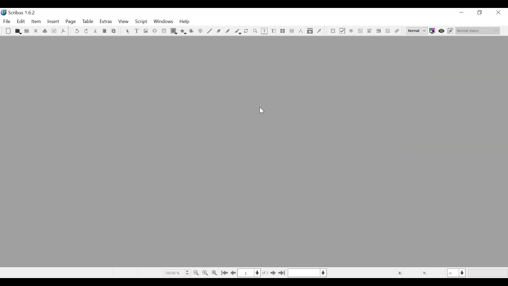  What do you see at coordinates (292, 31) in the screenshot?
I see `Unlink Text frame` at bounding box center [292, 31].